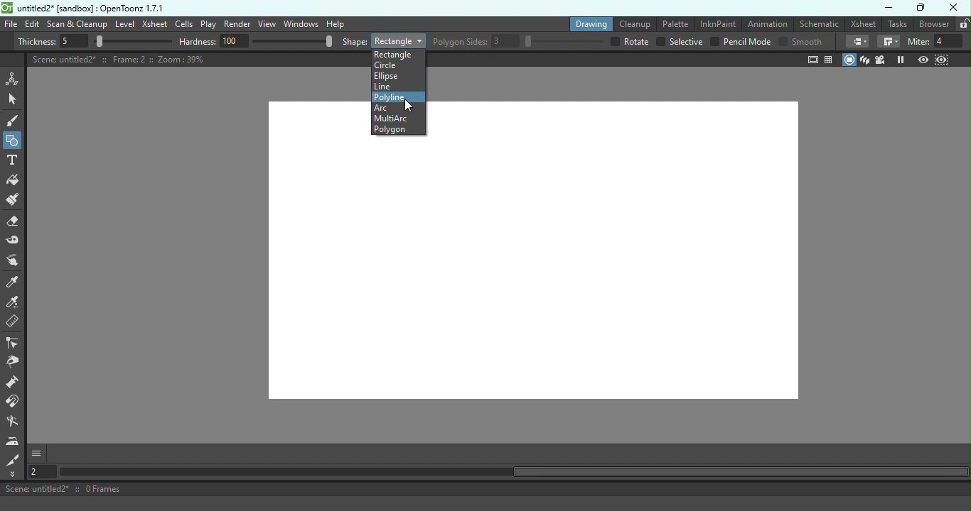 The height and width of the screenshot is (511, 971). Describe the element at coordinates (14, 282) in the screenshot. I see `Style picker tool` at that location.